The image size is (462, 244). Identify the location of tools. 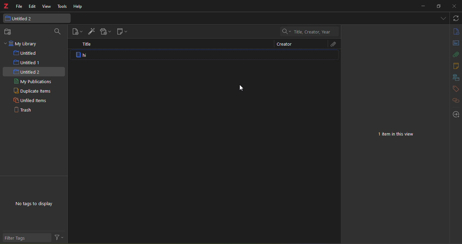
(63, 7).